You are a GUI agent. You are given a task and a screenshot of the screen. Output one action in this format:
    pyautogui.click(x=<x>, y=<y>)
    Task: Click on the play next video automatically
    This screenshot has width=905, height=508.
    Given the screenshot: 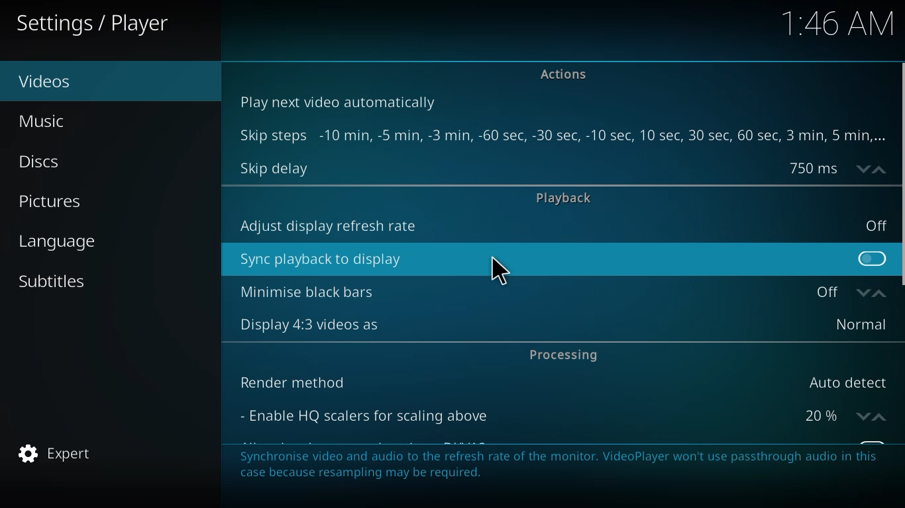 What is the action you would take?
    pyautogui.click(x=339, y=103)
    